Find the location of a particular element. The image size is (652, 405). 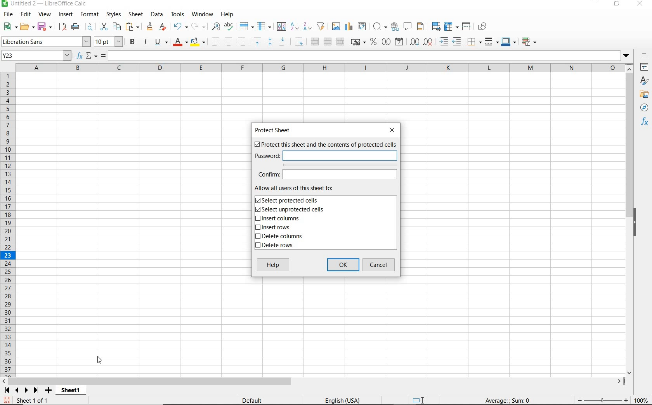

NEW is located at coordinates (9, 27).